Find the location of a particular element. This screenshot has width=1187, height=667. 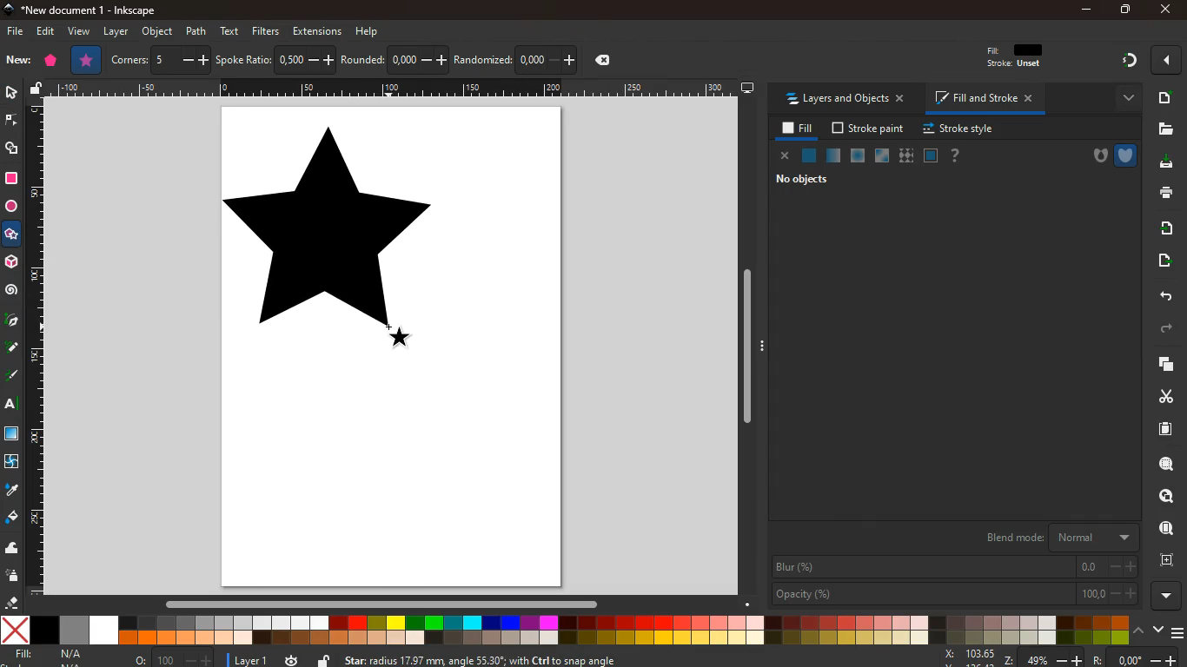

find is located at coordinates (1163, 528).